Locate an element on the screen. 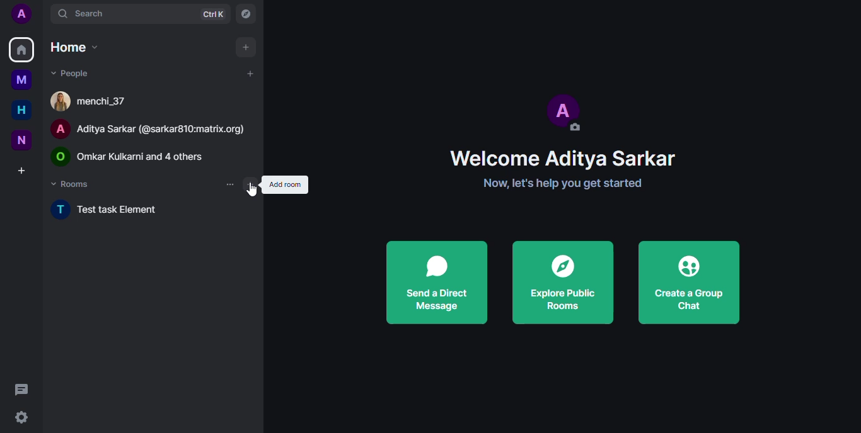  home is located at coordinates (74, 47).